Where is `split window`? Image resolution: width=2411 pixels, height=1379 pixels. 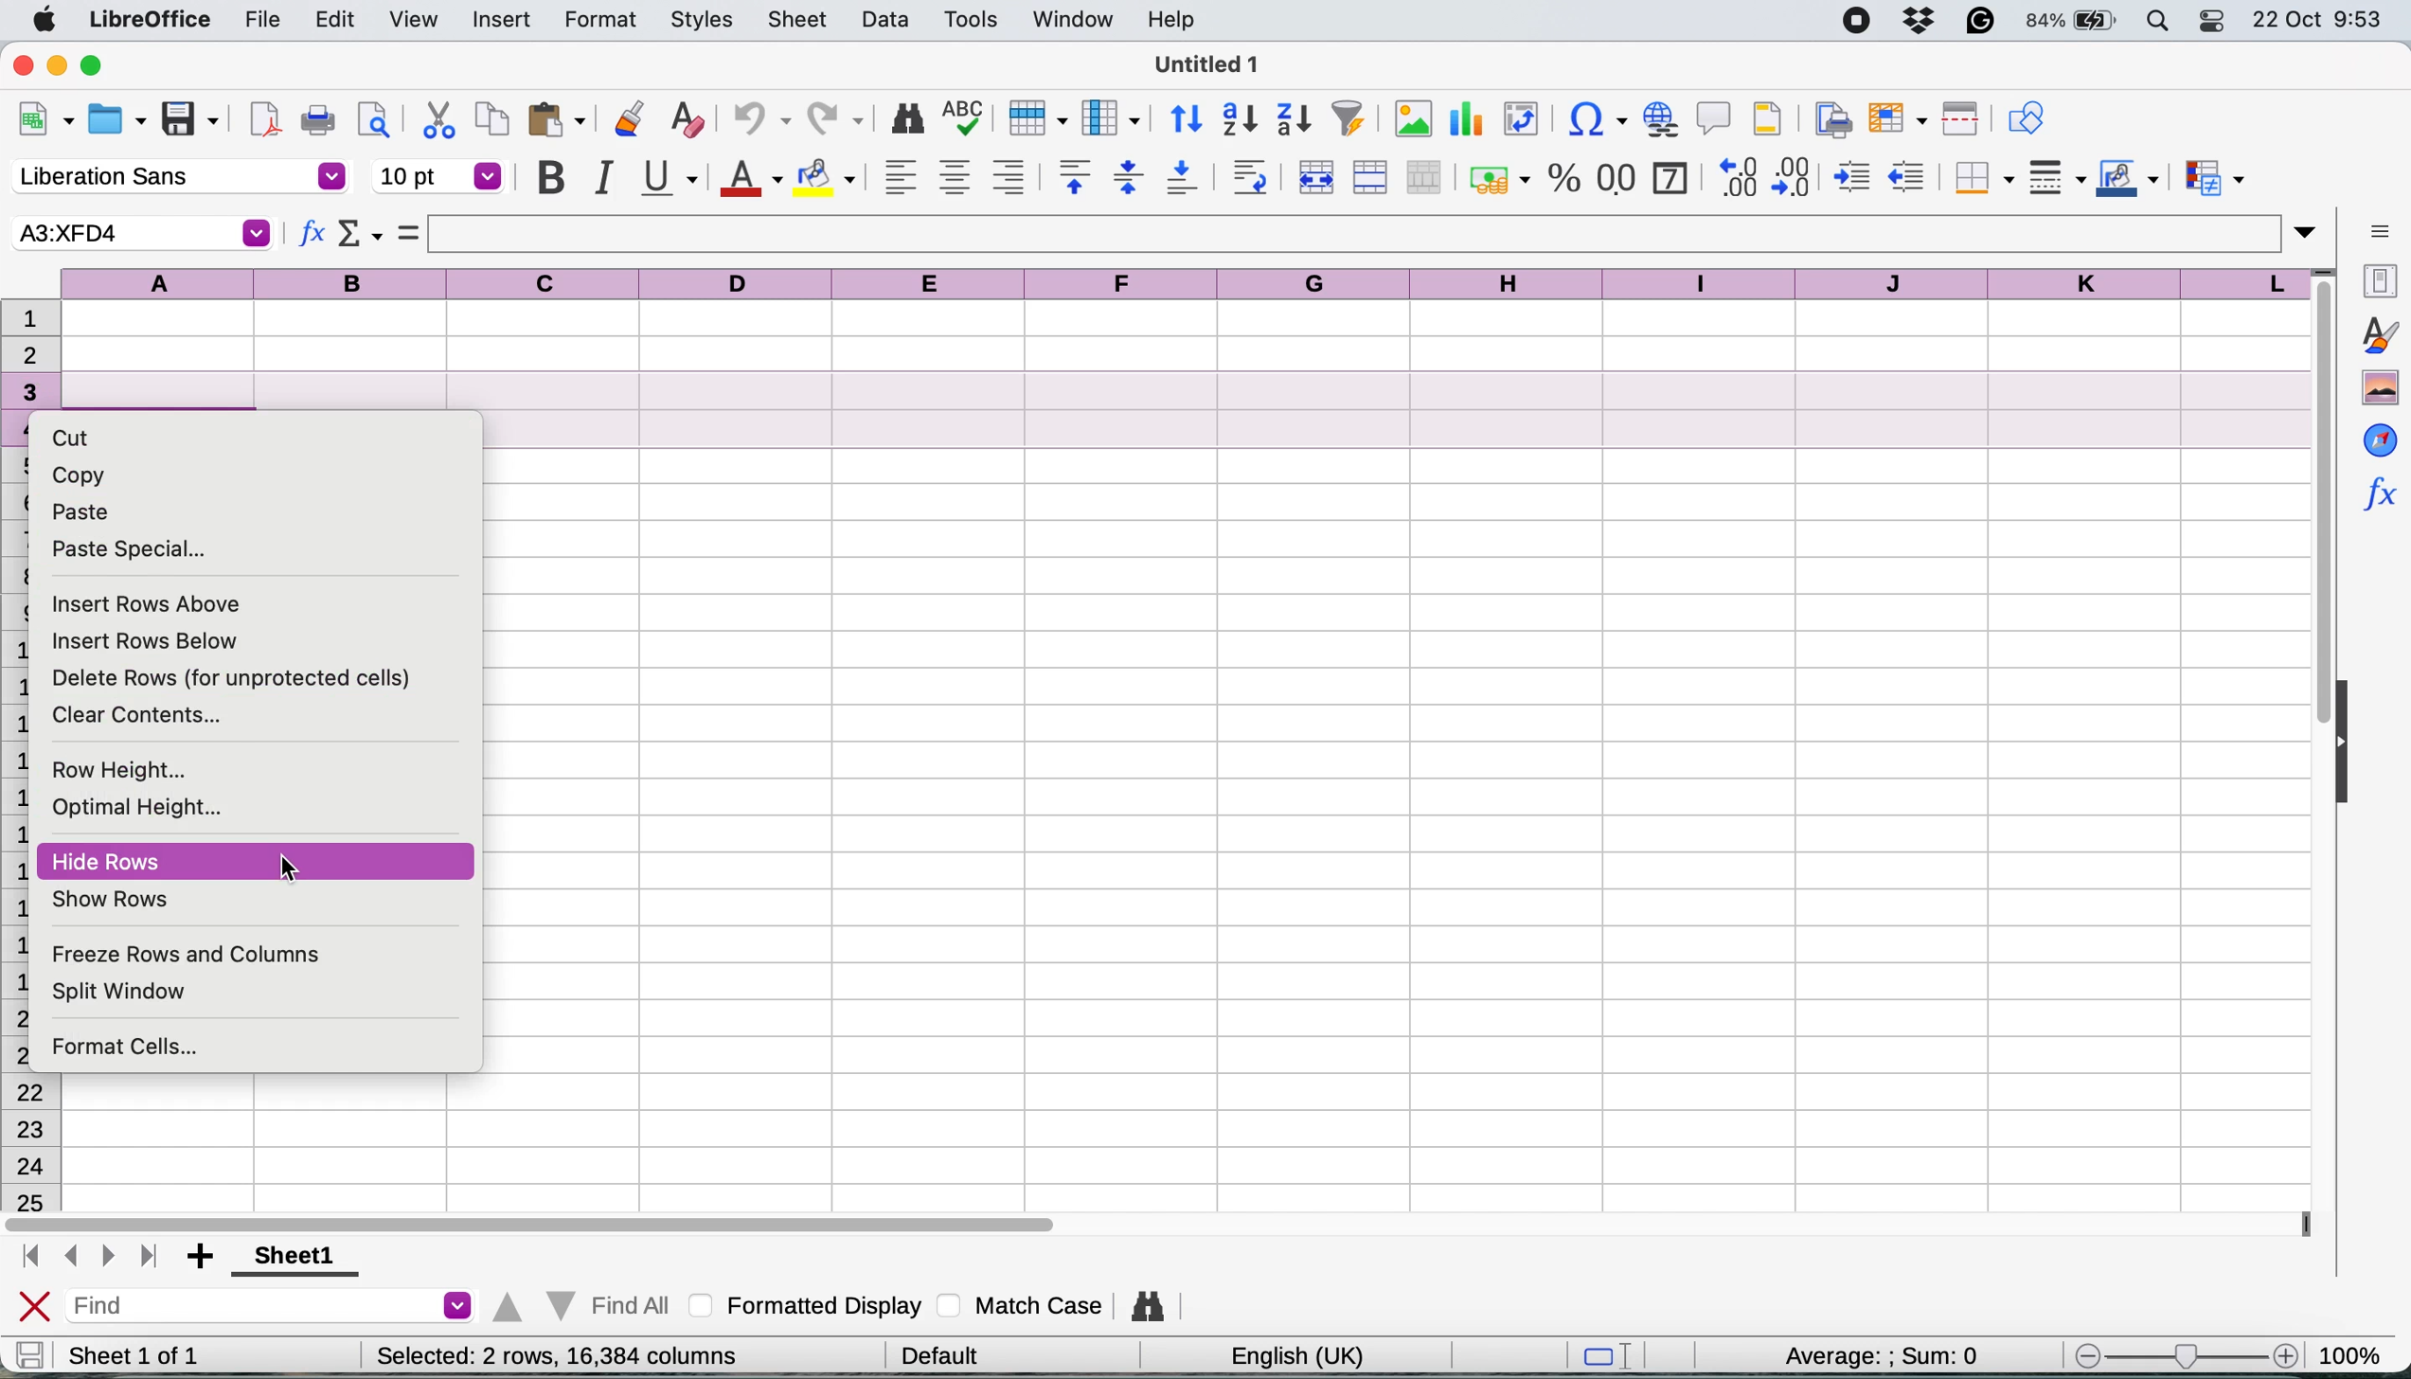
split window is located at coordinates (134, 992).